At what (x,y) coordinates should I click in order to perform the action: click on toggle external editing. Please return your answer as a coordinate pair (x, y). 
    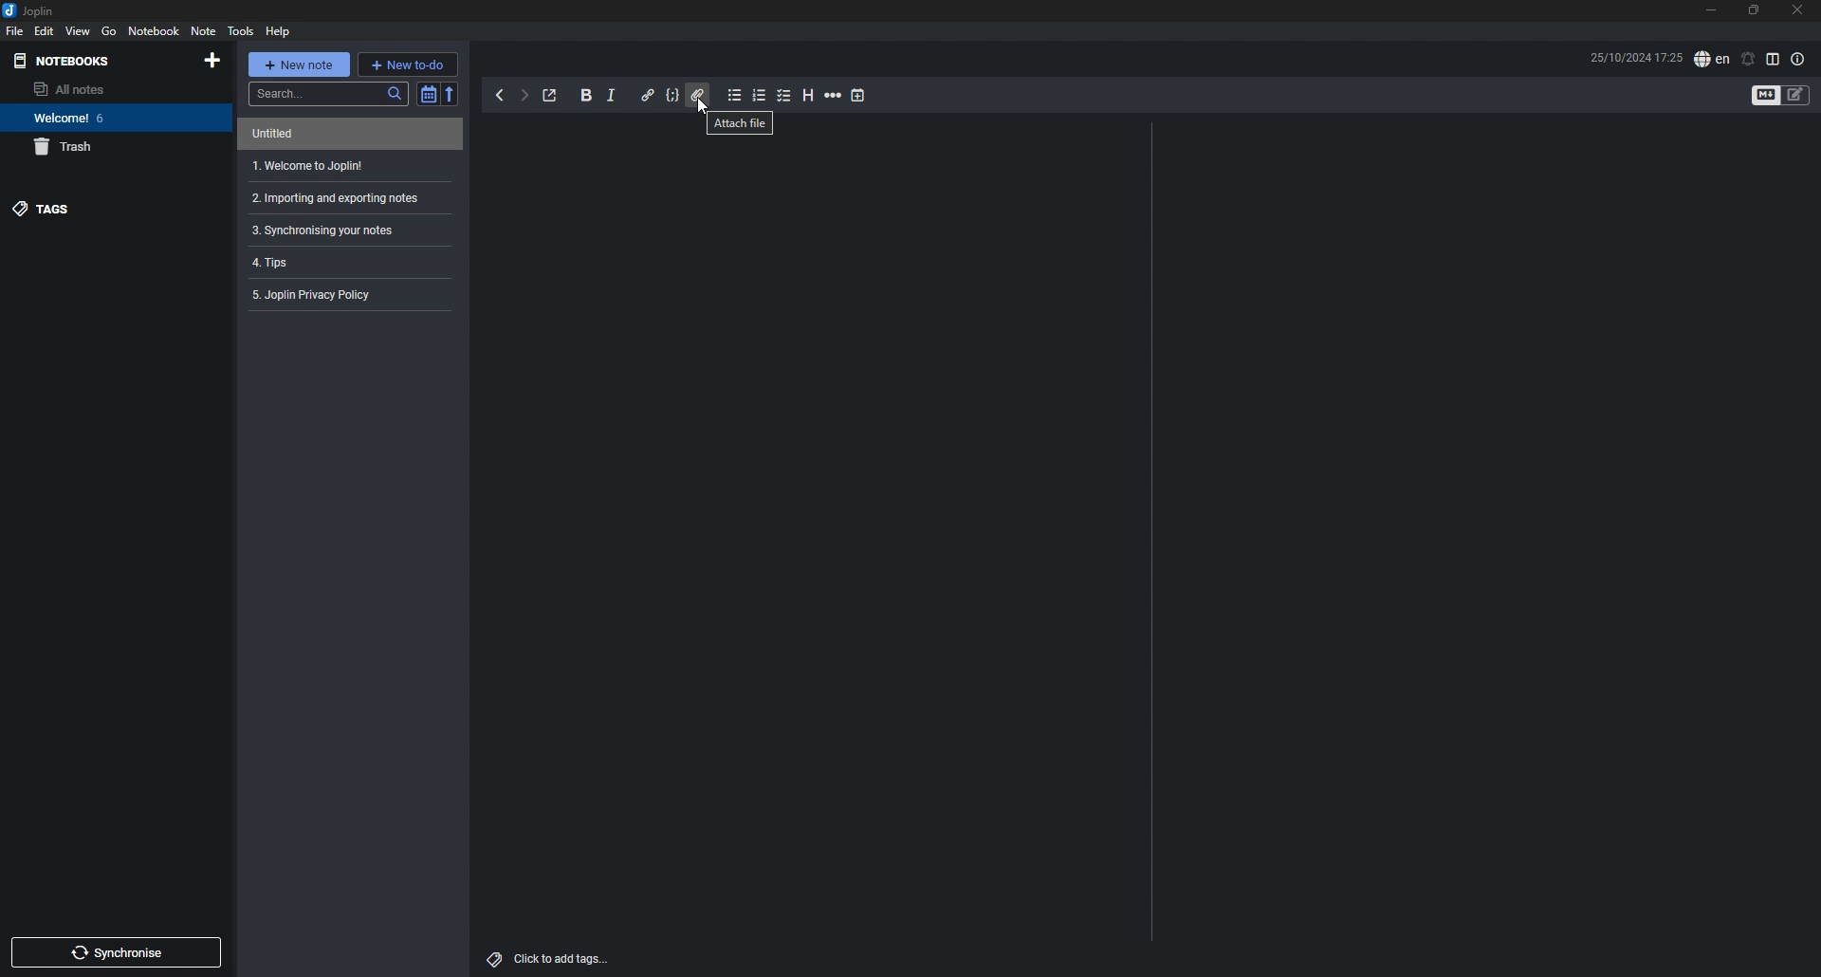
    Looking at the image, I should click on (550, 96).